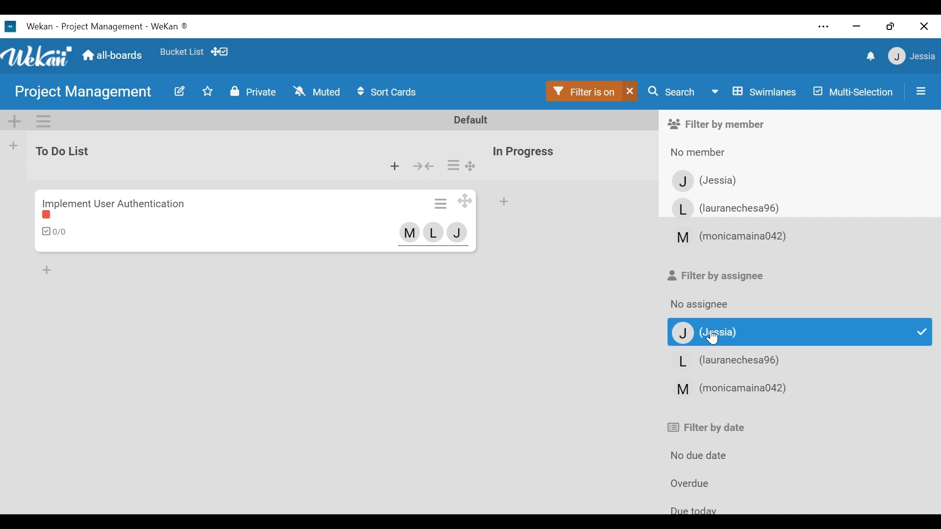 The image size is (941, 529). What do you see at coordinates (9, 26) in the screenshot?
I see `wekan icon` at bounding box center [9, 26].